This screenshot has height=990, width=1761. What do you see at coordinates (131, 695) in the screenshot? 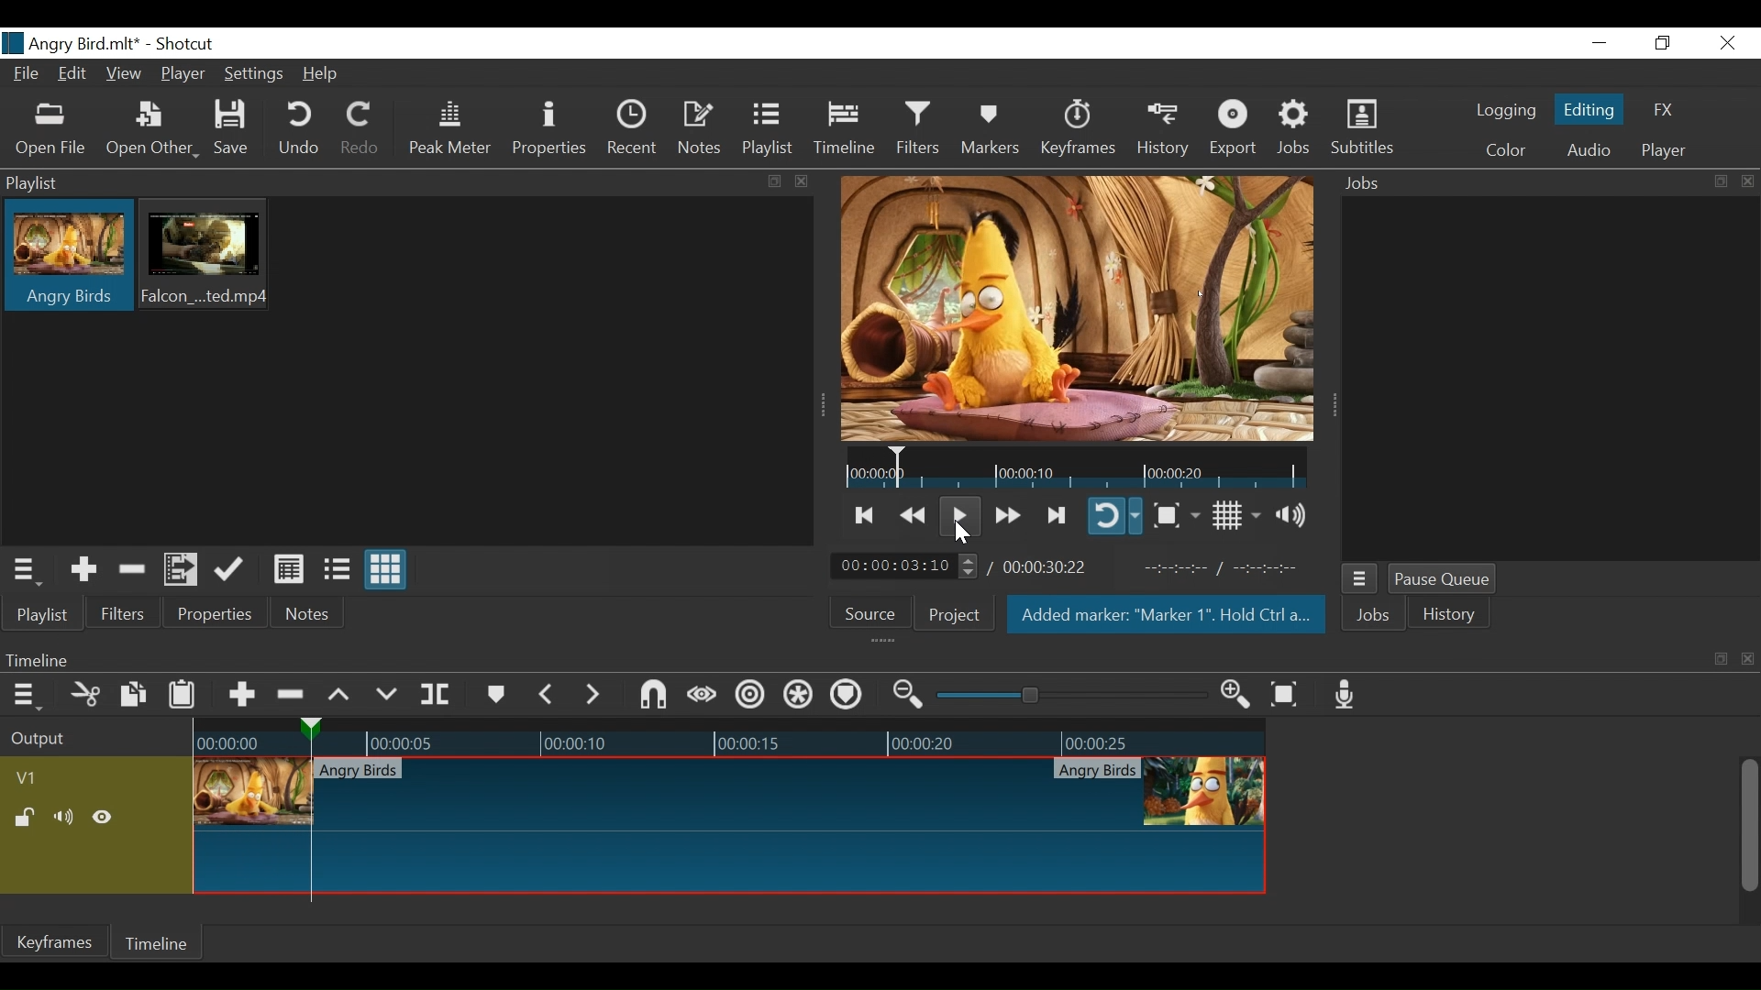
I see `Copy` at bounding box center [131, 695].